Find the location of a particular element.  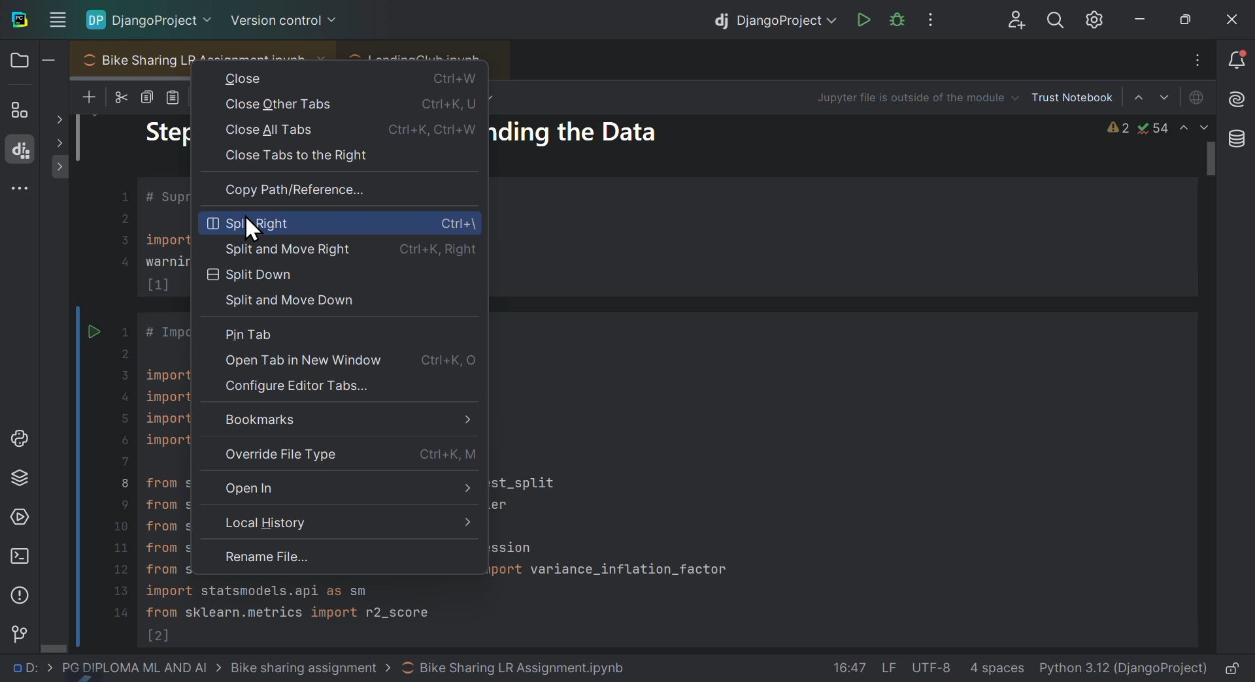

code is located at coordinates (842, 398).